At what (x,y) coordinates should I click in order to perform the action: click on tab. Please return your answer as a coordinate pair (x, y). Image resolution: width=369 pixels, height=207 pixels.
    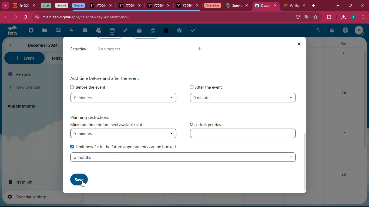
    Looking at the image, I should click on (234, 6).